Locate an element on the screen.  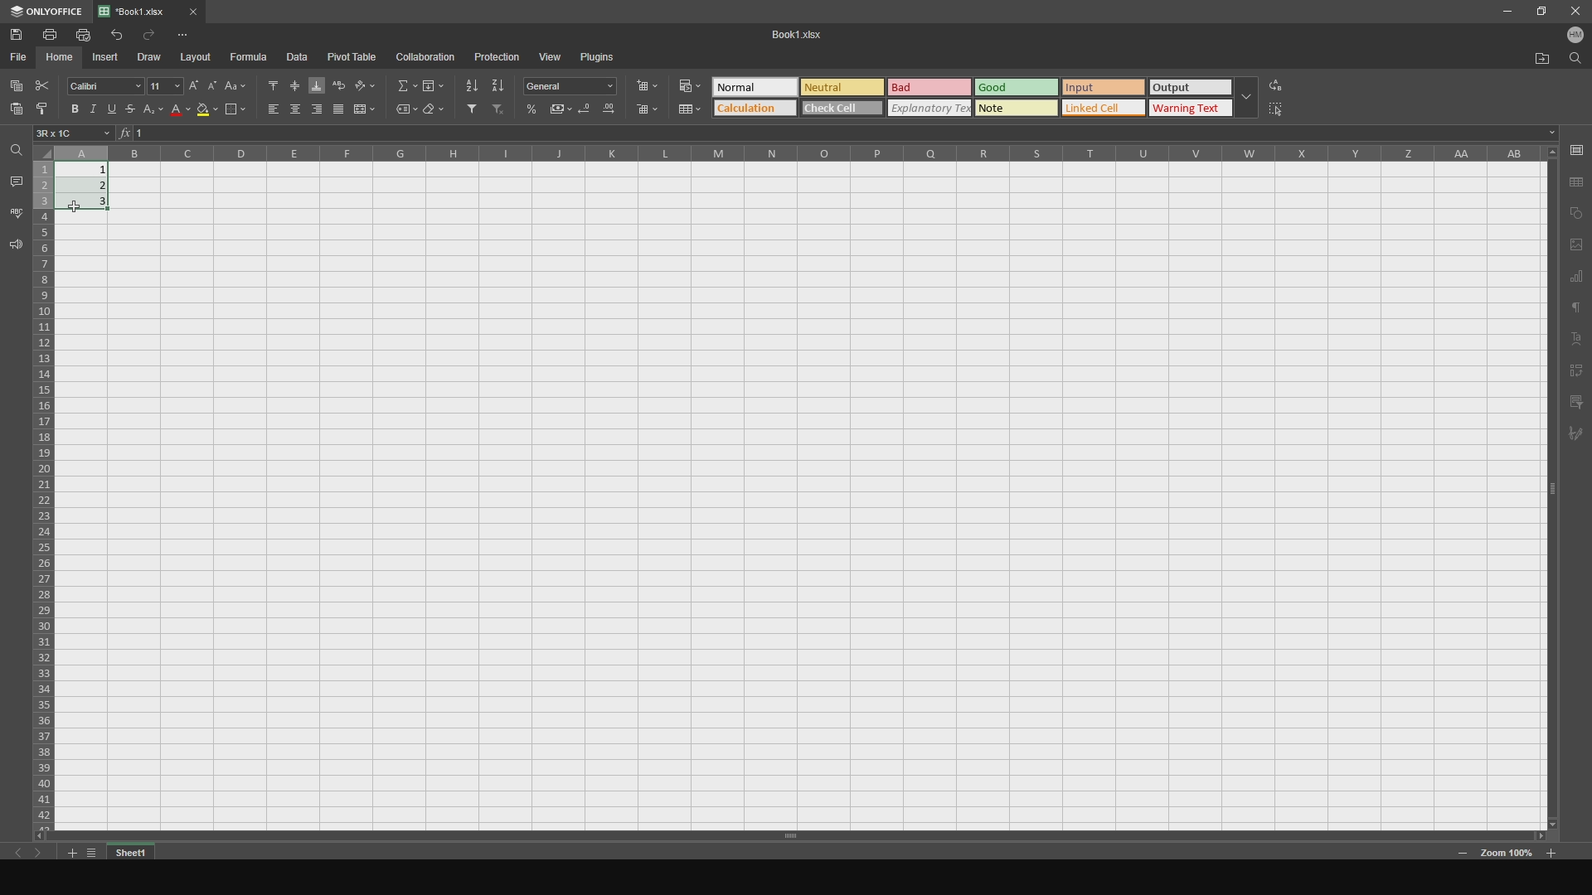
copy is located at coordinates (1576, 212).